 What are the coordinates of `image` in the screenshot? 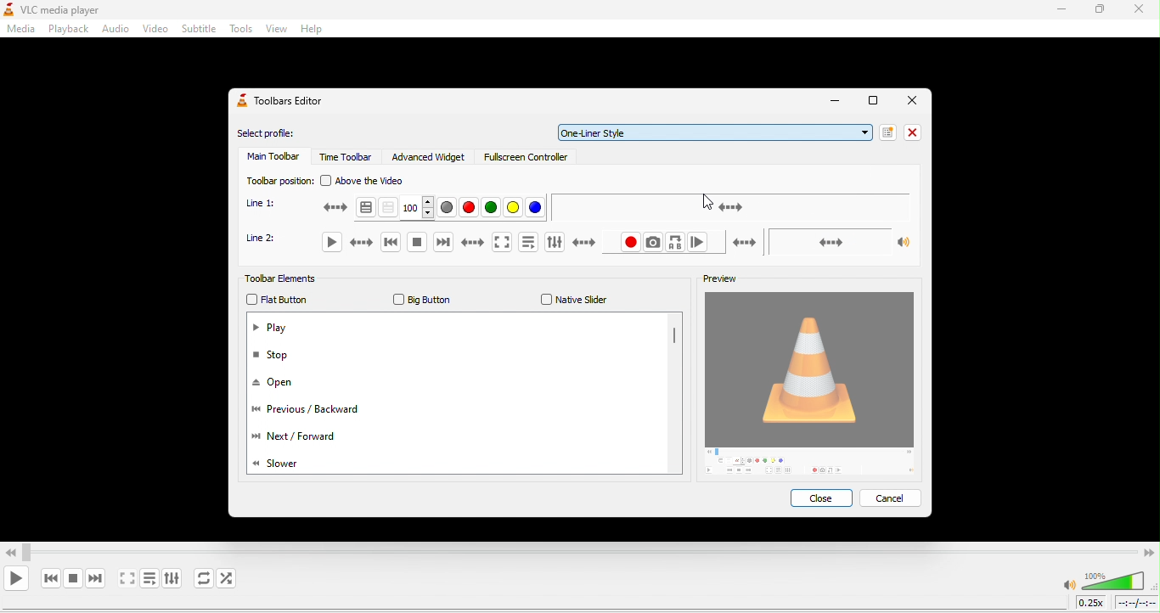 It's located at (810, 384).